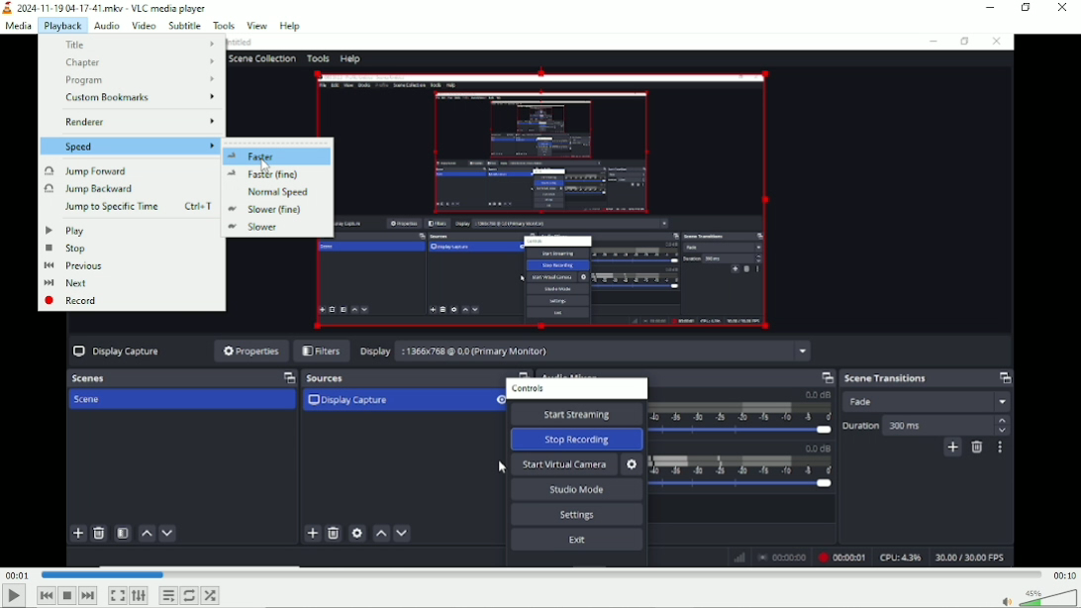  What do you see at coordinates (275, 155) in the screenshot?
I see `faster` at bounding box center [275, 155].